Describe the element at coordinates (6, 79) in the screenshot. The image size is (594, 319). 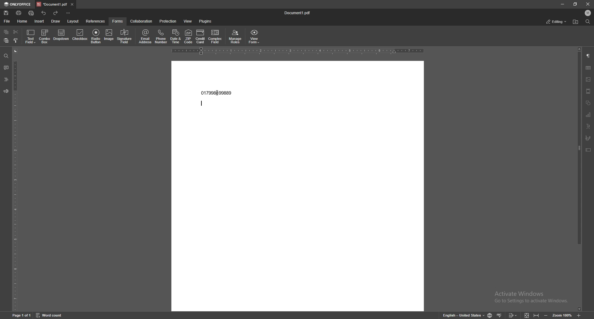
I see `heading` at that location.